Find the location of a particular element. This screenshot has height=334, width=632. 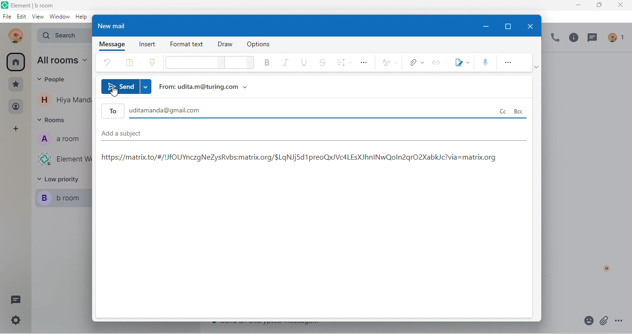

speech is located at coordinates (484, 62).